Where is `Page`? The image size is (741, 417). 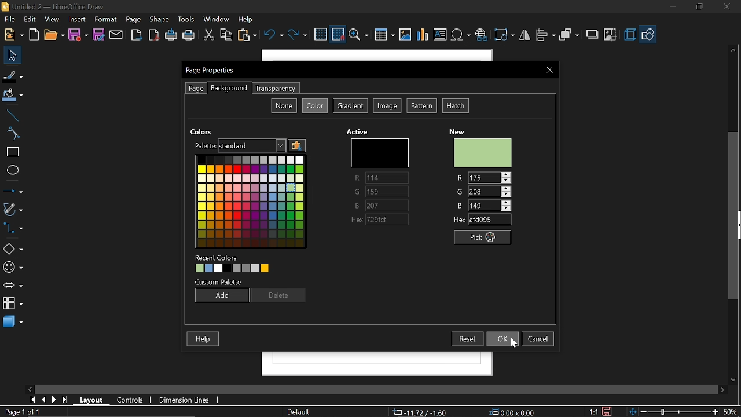
Page is located at coordinates (133, 20).